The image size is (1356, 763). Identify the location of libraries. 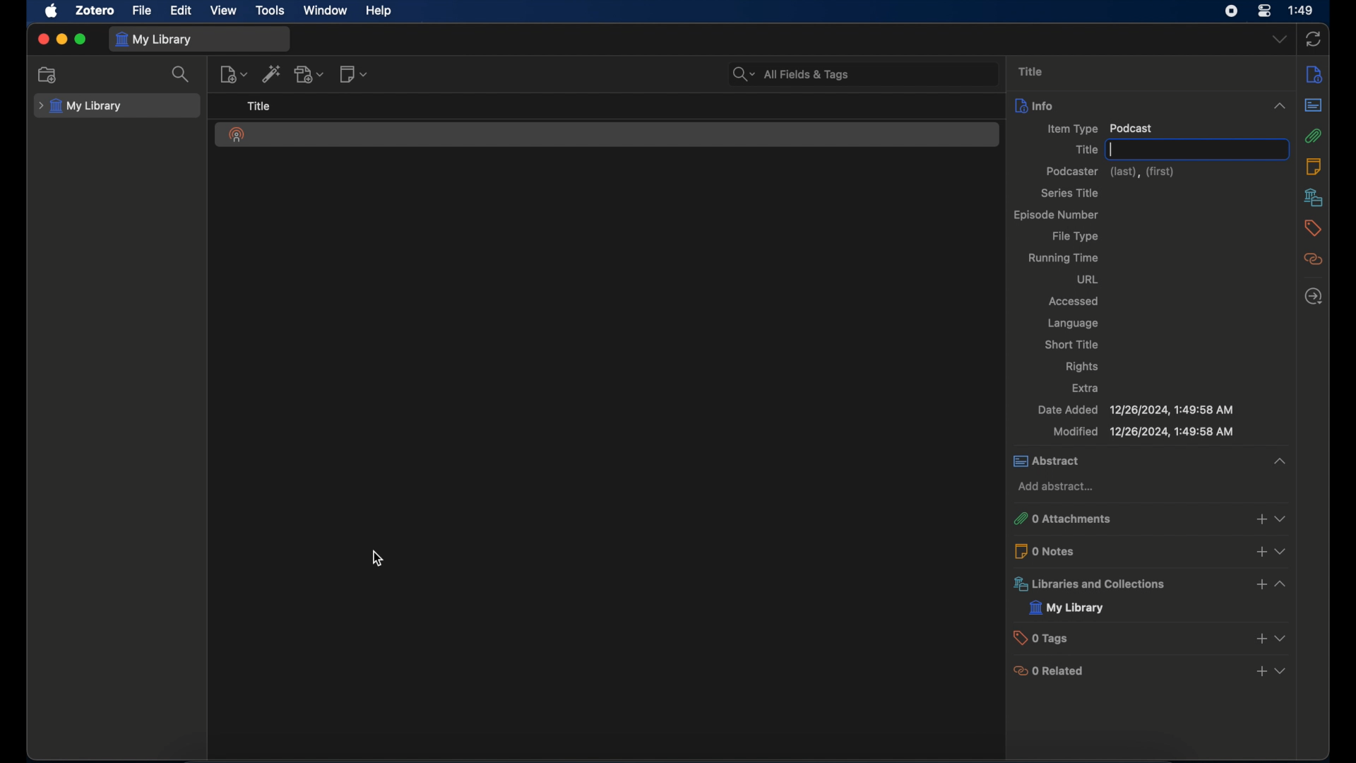
(1149, 584).